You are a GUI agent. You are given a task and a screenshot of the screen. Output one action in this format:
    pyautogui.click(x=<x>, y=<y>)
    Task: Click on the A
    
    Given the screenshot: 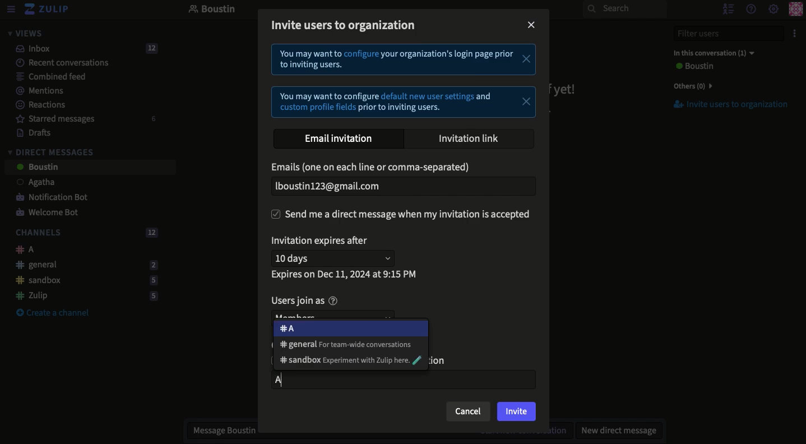 What is the action you would take?
    pyautogui.click(x=352, y=329)
    